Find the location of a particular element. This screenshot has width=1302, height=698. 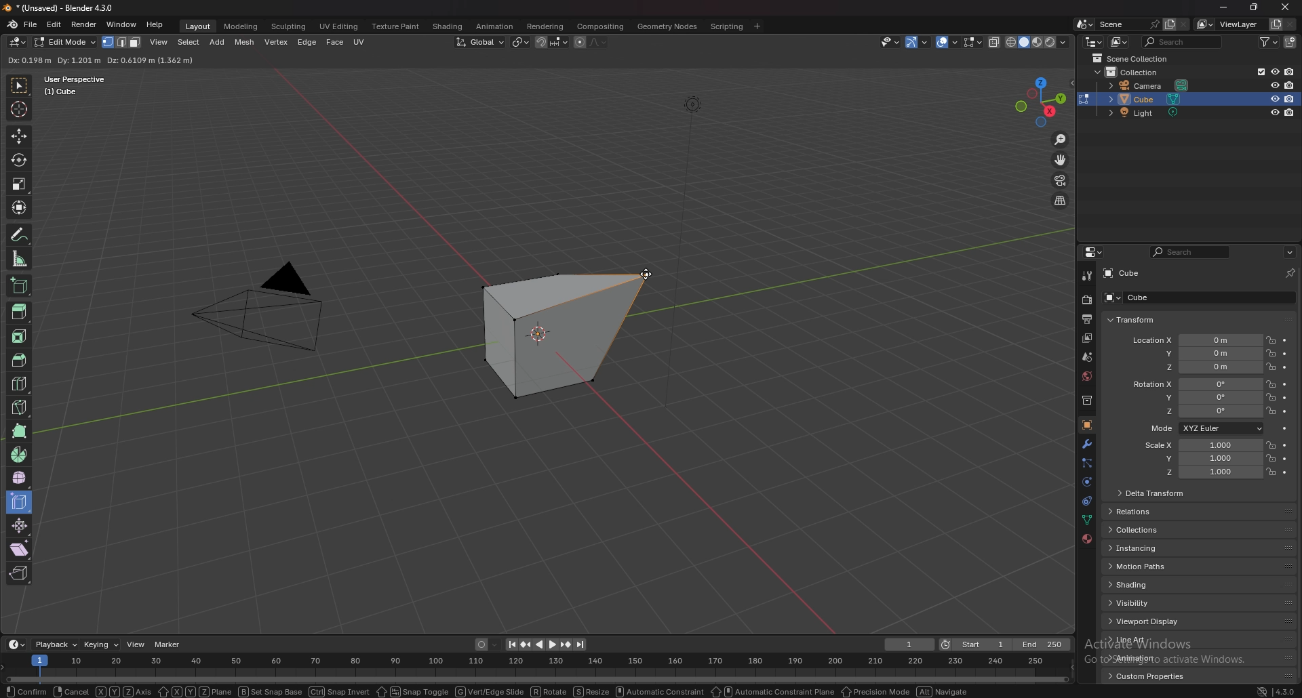

output is located at coordinates (1084, 319).